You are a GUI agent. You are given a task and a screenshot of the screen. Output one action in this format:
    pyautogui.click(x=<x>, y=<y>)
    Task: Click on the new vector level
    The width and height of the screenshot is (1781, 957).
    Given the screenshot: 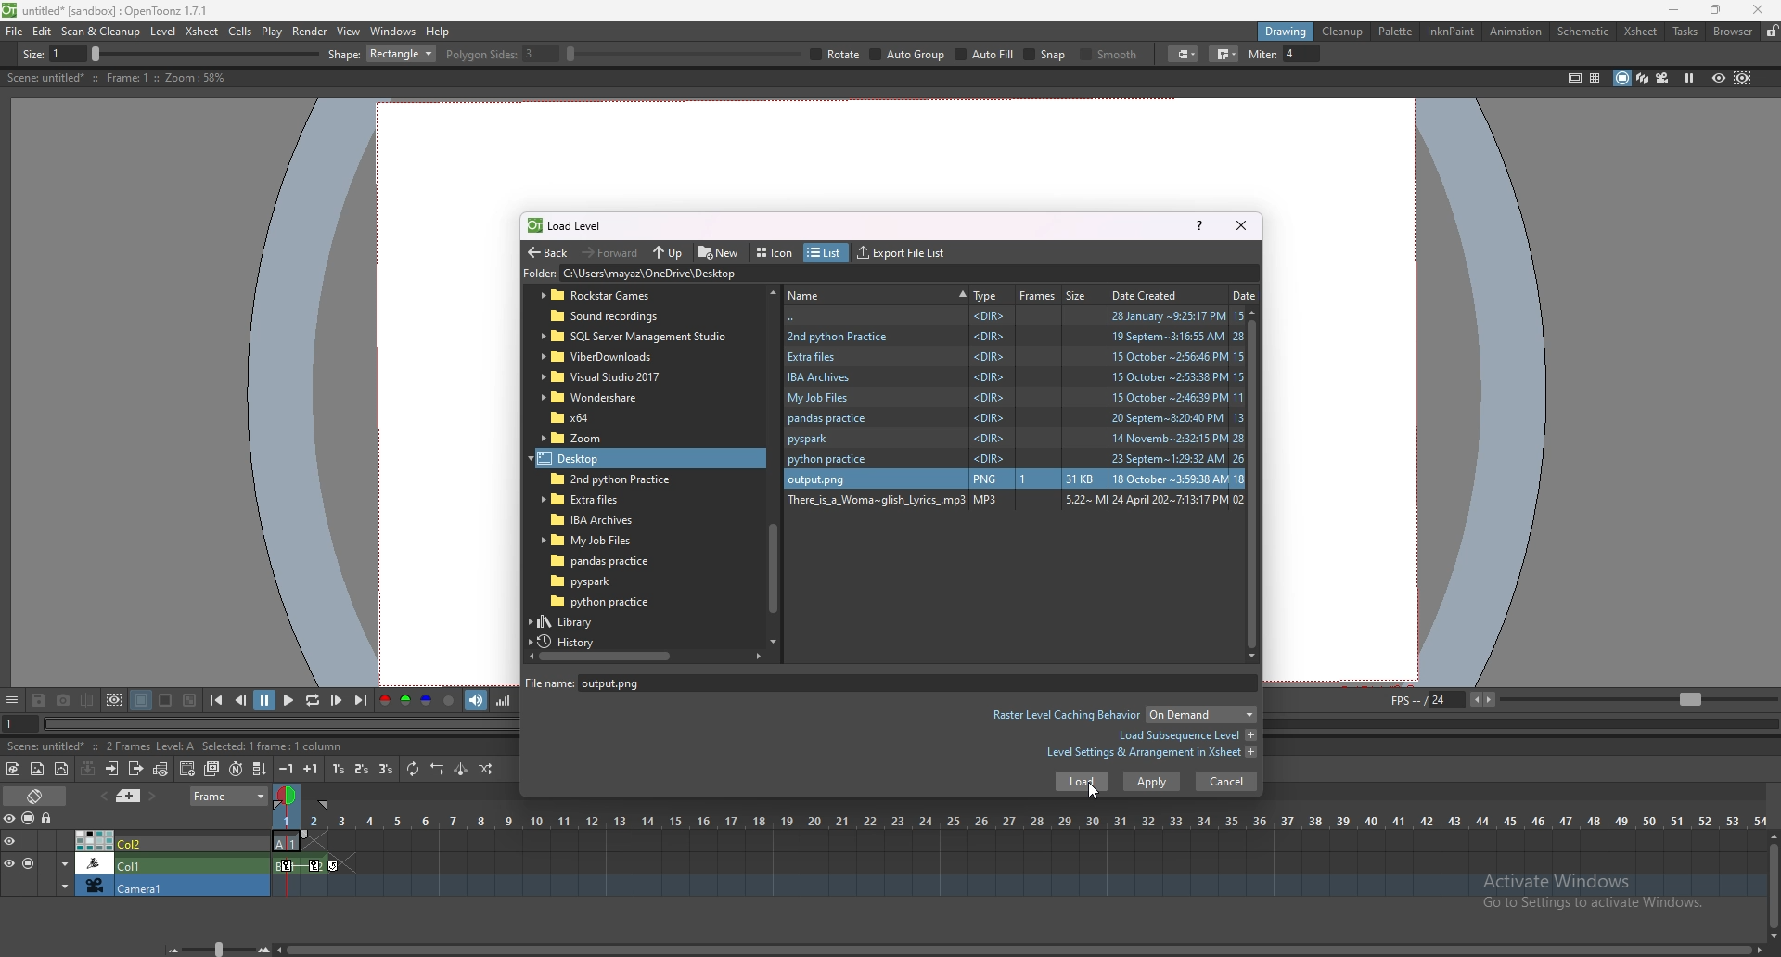 What is the action you would take?
    pyautogui.click(x=62, y=770)
    